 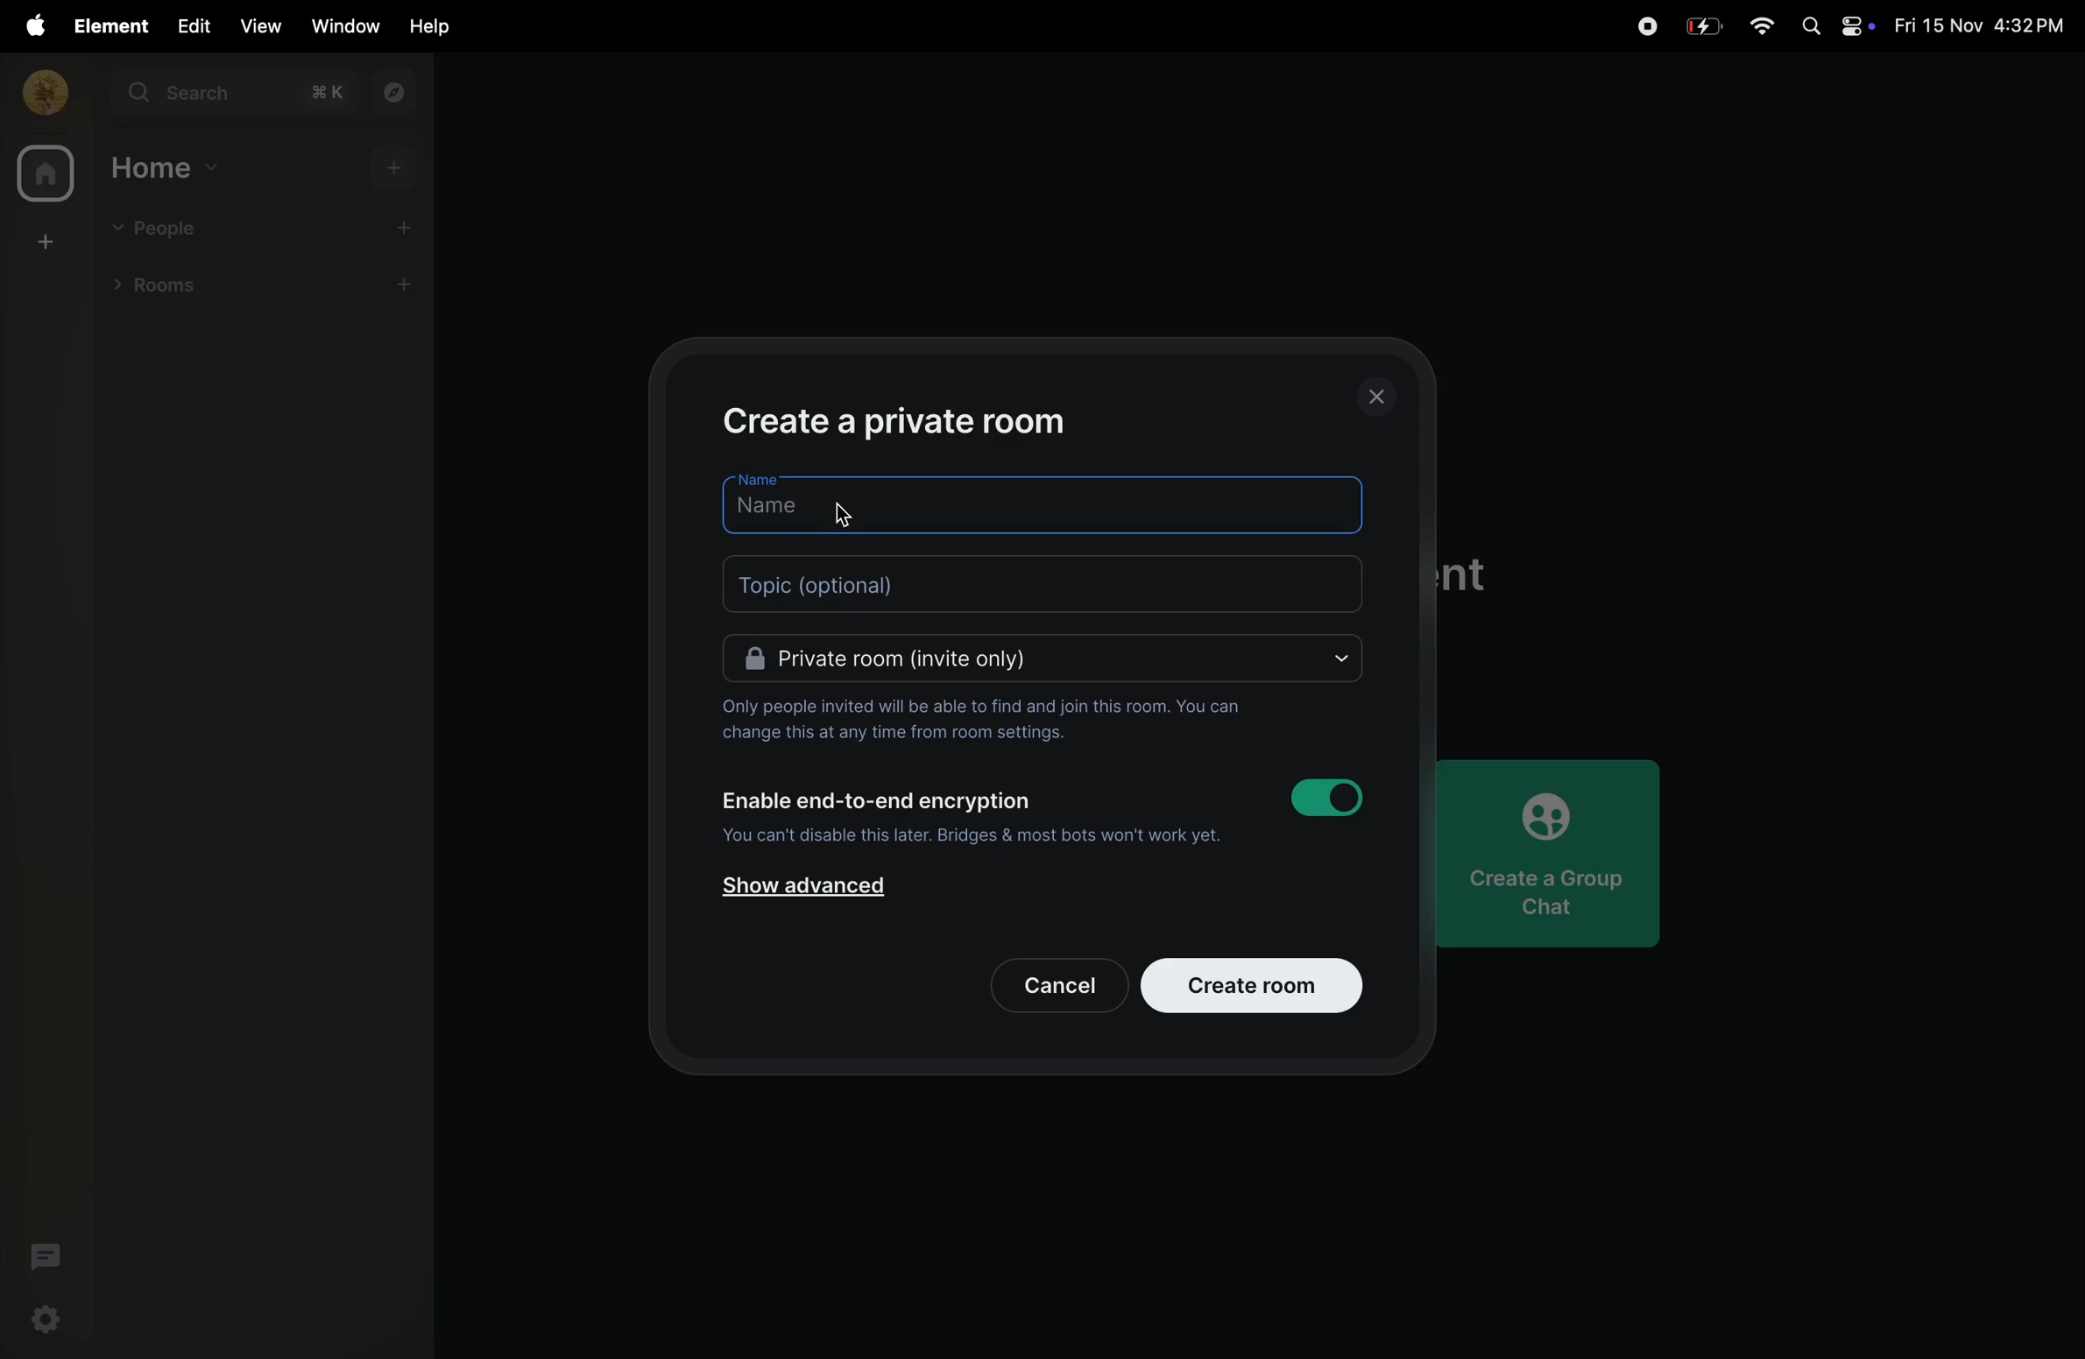 What do you see at coordinates (387, 171) in the screenshot?
I see `add` at bounding box center [387, 171].